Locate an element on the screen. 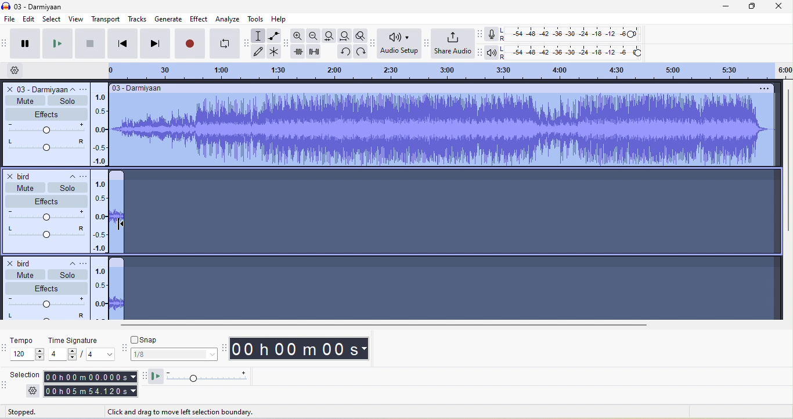 This screenshot has height=419, width=793. audacity time selection toolbar is located at coordinates (5, 347).